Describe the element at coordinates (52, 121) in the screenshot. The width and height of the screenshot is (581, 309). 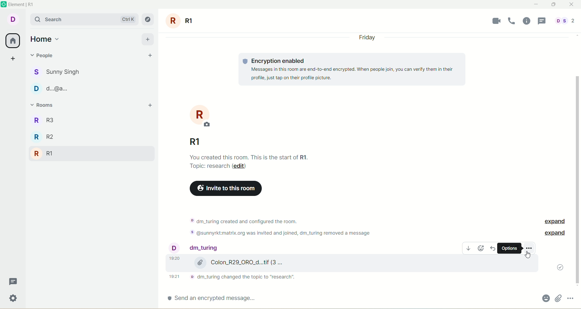
I see `R3` at that location.